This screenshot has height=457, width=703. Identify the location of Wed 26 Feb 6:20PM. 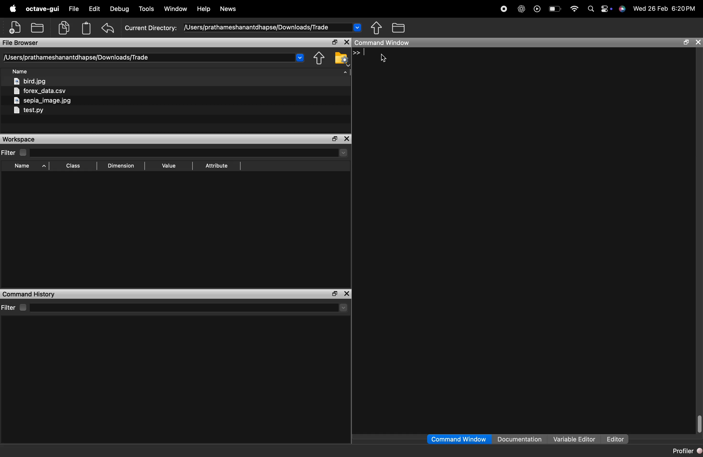
(665, 8).